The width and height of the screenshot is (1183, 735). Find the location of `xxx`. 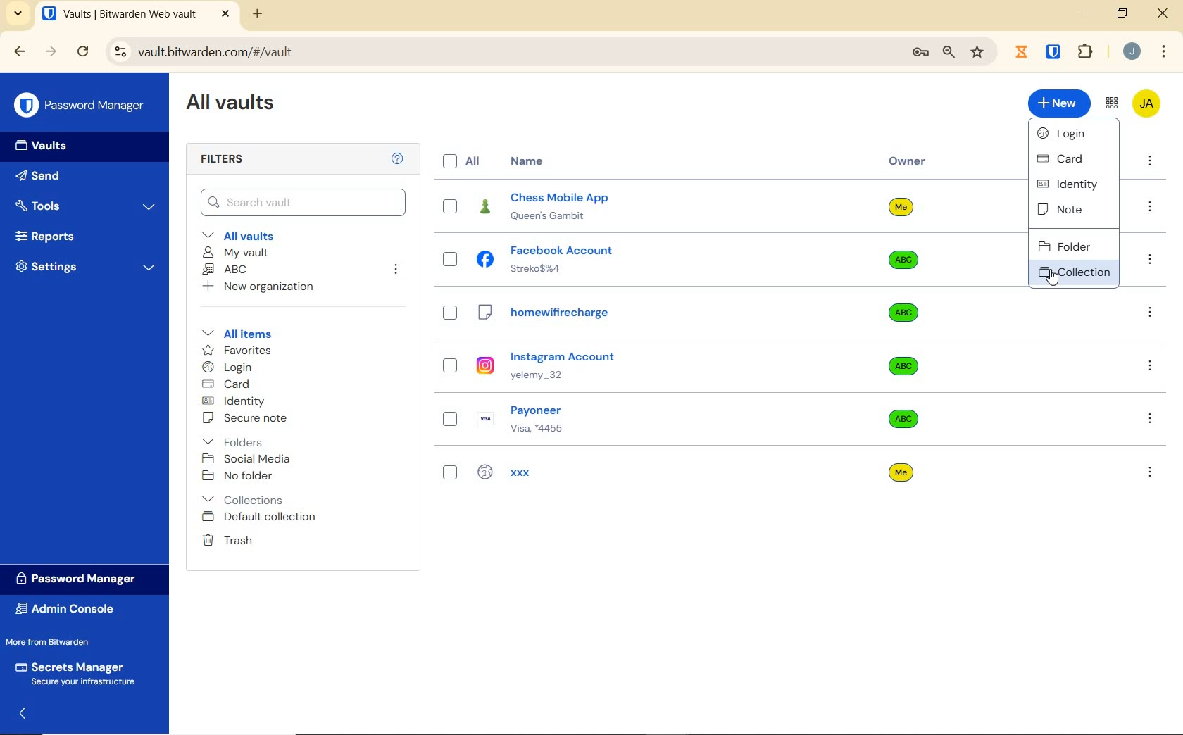

xxx is located at coordinates (646, 470).